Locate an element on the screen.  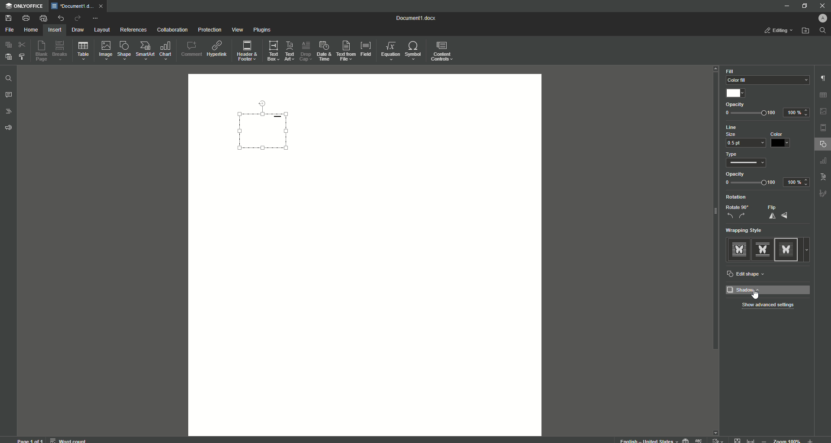
Color Fill is located at coordinates (766, 80).